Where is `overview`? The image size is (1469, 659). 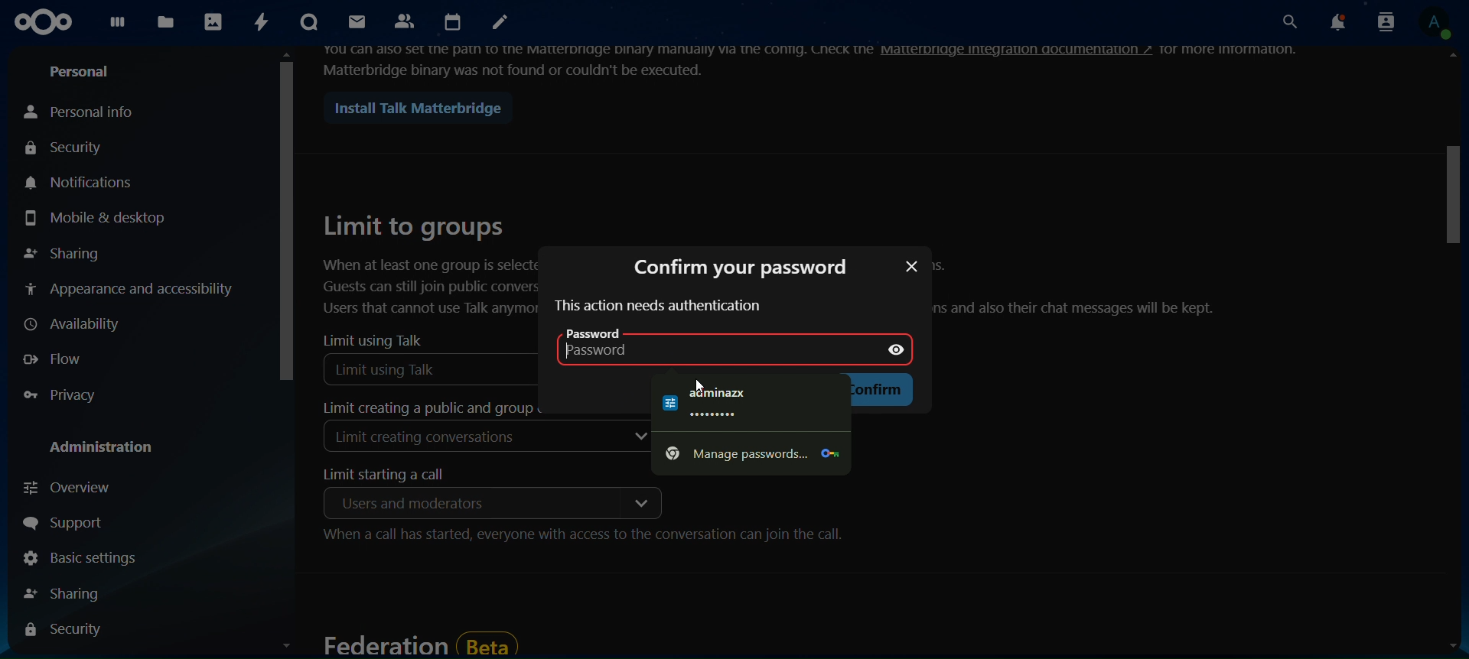
overview is located at coordinates (72, 487).